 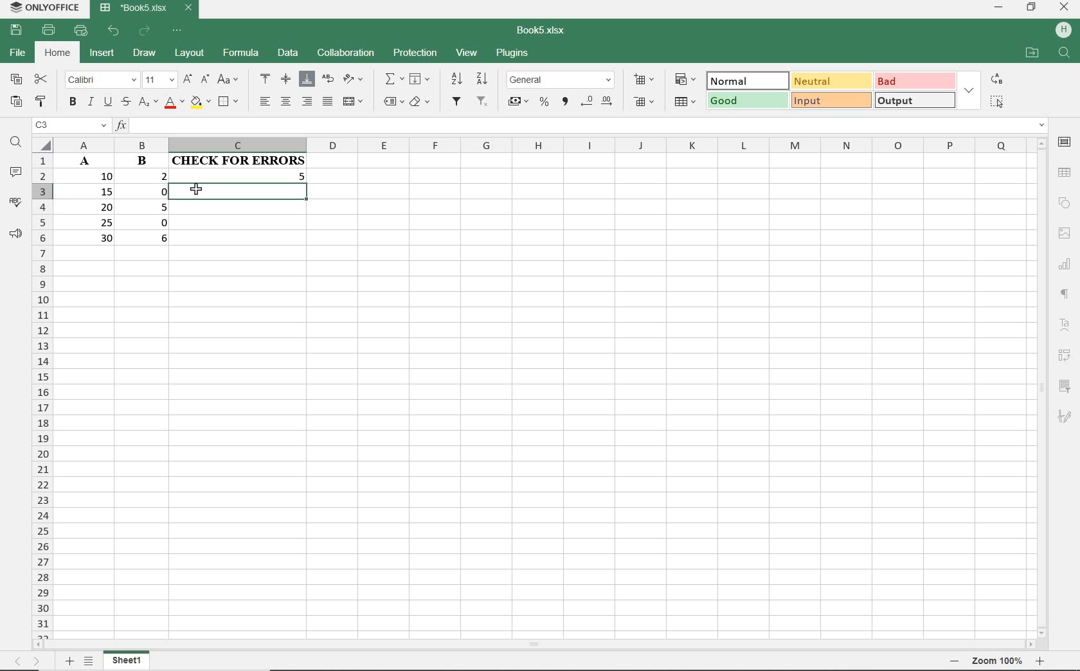 I want to click on ALIGN CENTER, so click(x=286, y=102).